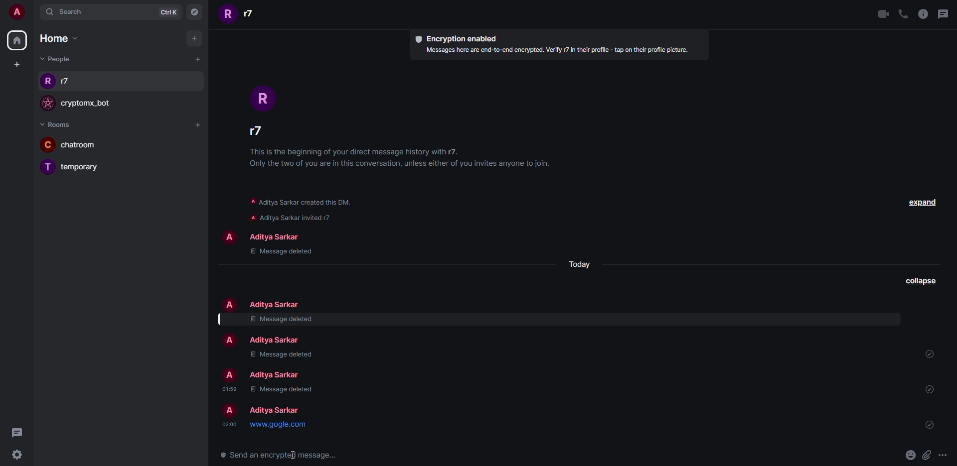 The image size is (957, 466). I want to click on profile, so click(230, 373).